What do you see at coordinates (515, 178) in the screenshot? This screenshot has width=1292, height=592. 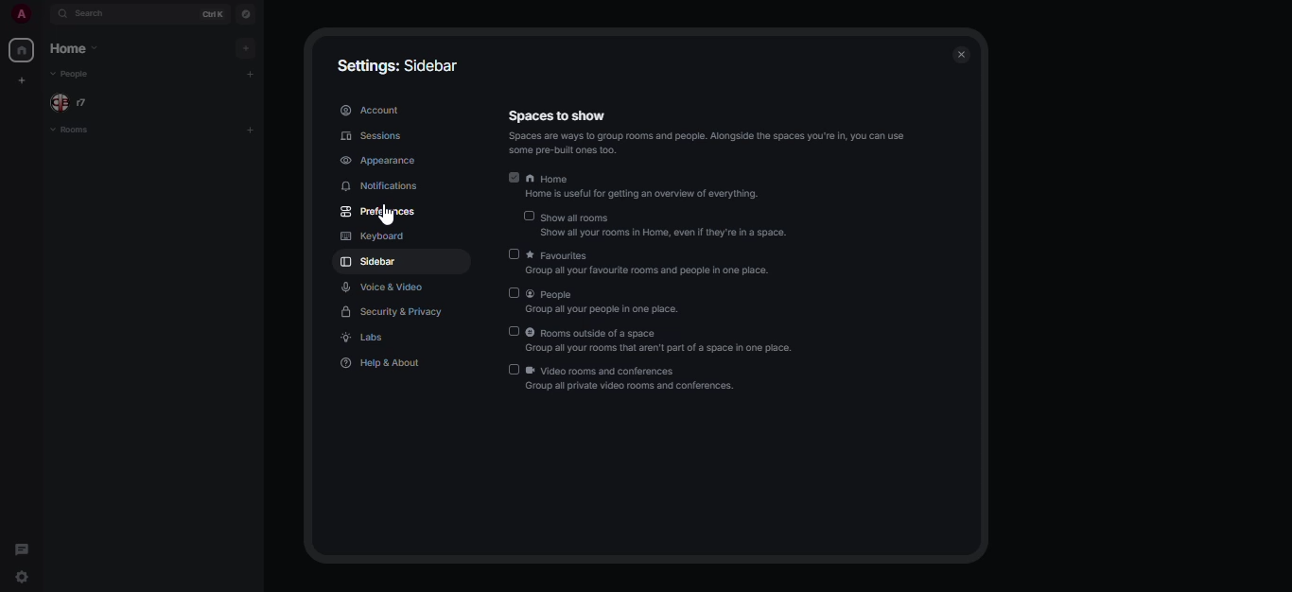 I see `enabled` at bounding box center [515, 178].